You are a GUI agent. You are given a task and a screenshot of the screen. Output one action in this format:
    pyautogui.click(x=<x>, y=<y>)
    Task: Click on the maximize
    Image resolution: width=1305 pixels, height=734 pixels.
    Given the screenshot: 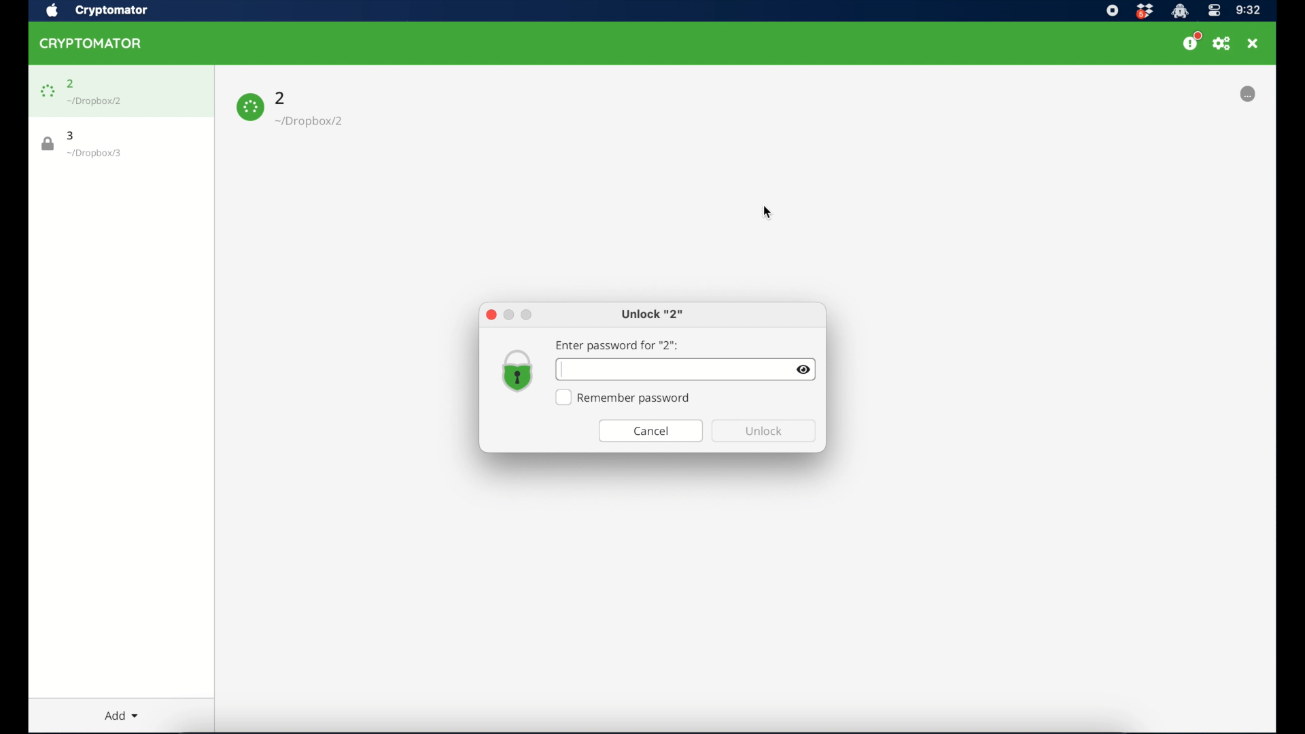 What is the action you would take?
    pyautogui.click(x=527, y=315)
    